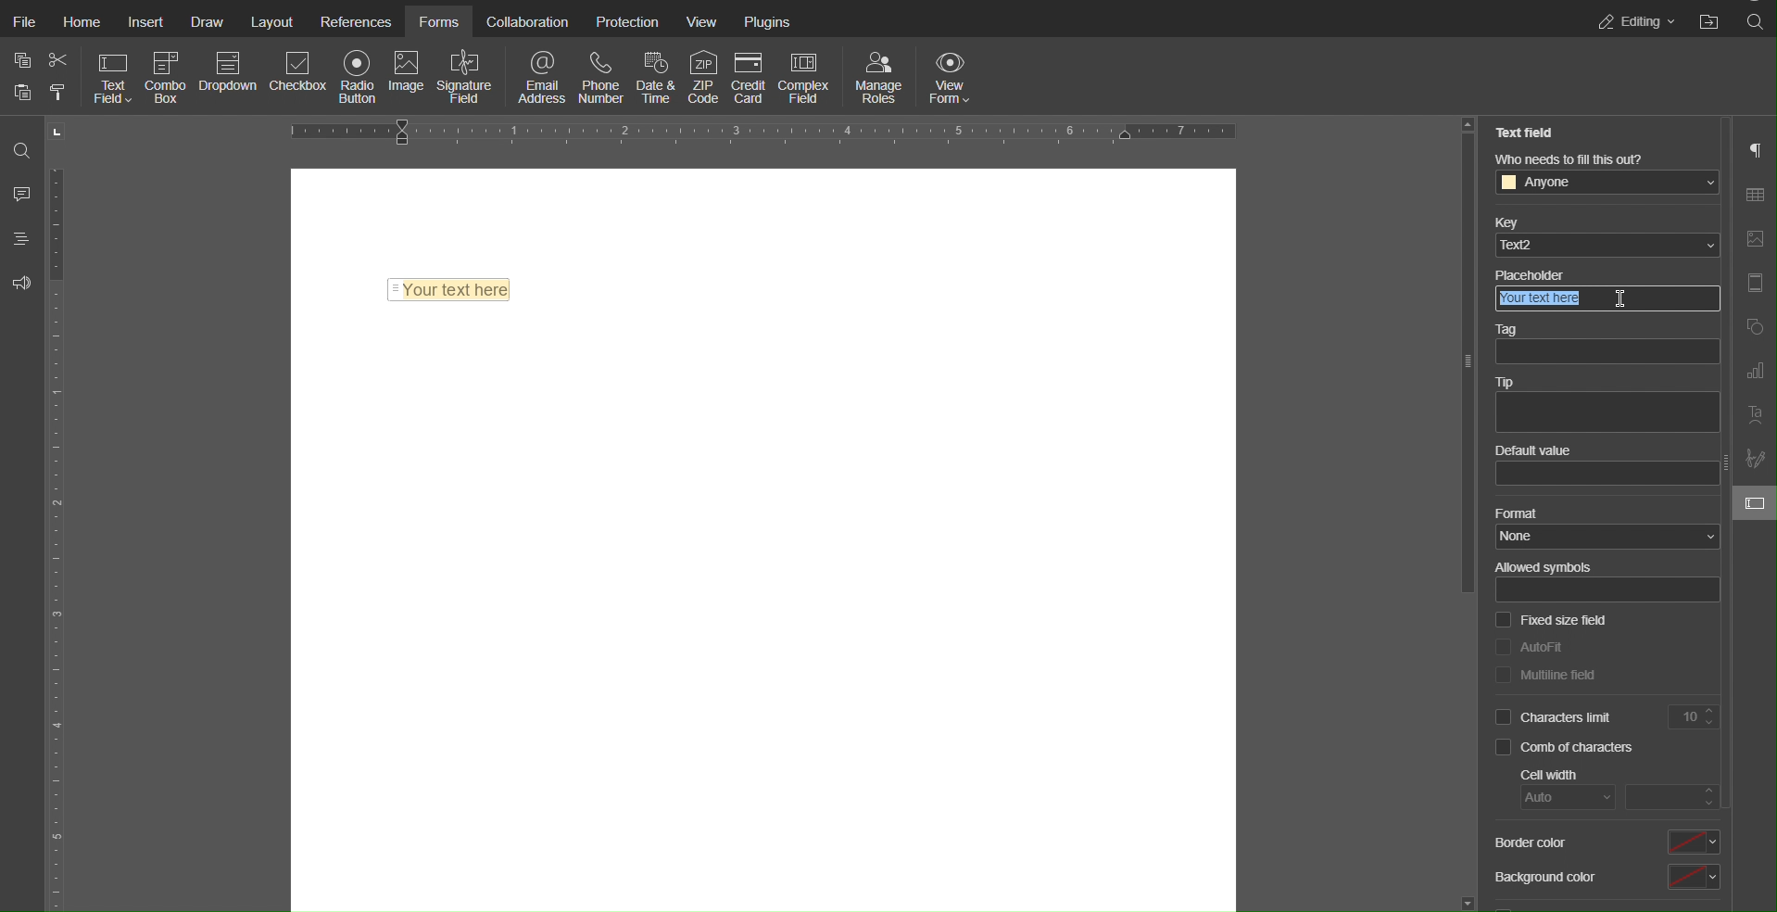 This screenshot has width=1777, height=912. I want to click on Draw, so click(205, 23).